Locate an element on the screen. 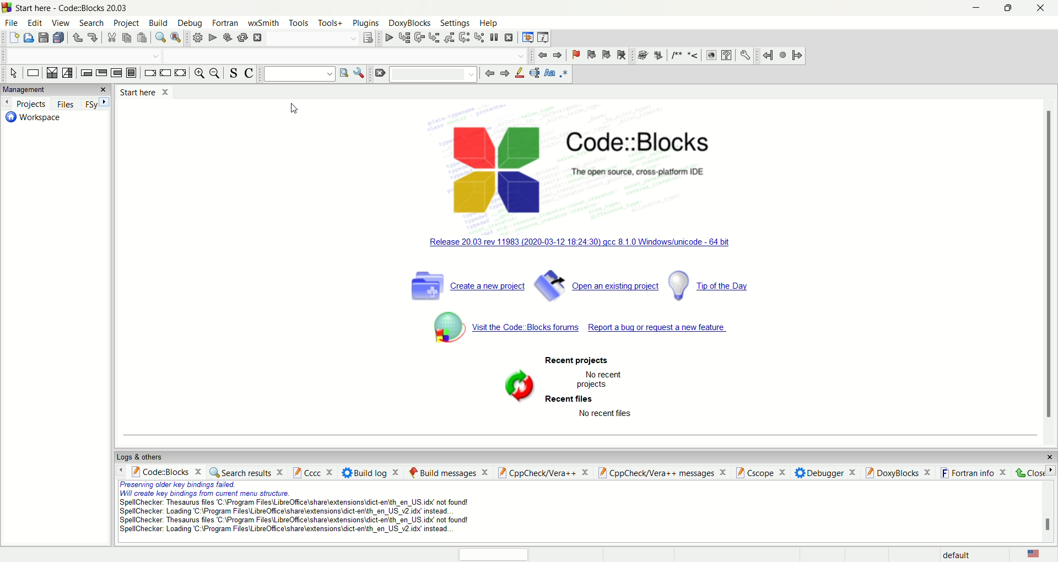 Image resolution: width=1058 pixels, height=562 pixels. paste is located at coordinates (142, 37).